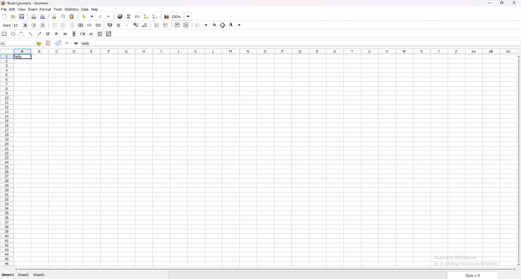  What do you see at coordinates (109, 34) in the screenshot?
I see `combo box` at bounding box center [109, 34].